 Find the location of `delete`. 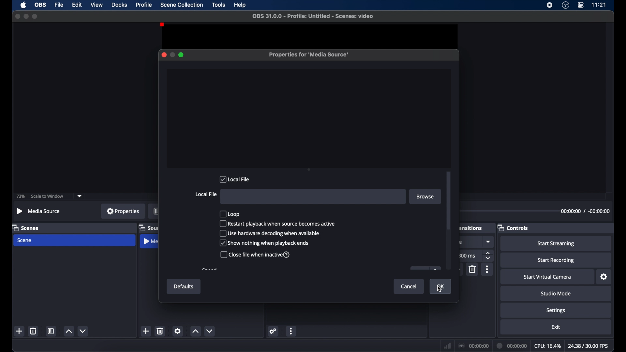

delete is located at coordinates (160, 331).